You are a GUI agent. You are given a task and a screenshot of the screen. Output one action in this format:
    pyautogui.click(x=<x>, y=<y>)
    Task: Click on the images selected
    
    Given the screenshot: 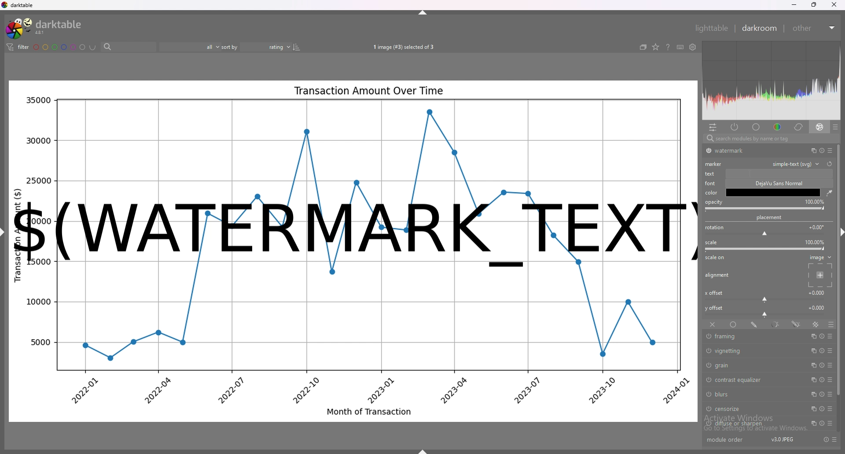 What is the action you would take?
    pyautogui.click(x=402, y=47)
    